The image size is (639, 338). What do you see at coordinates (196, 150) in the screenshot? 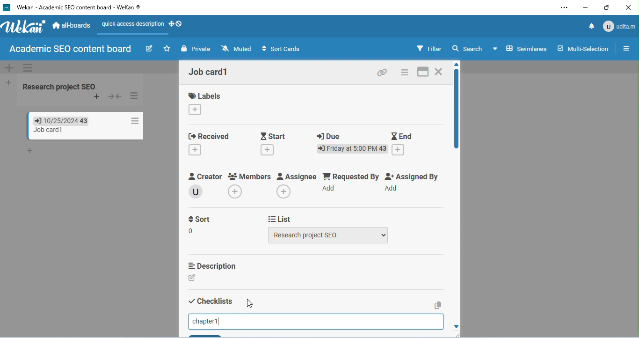
I see `add received date` at bounding box center [196, 150].